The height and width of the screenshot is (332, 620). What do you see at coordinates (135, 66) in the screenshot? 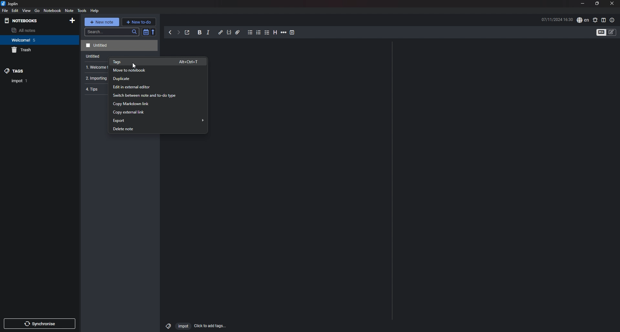
I see `Cursor` at bounding box center [135, 66].